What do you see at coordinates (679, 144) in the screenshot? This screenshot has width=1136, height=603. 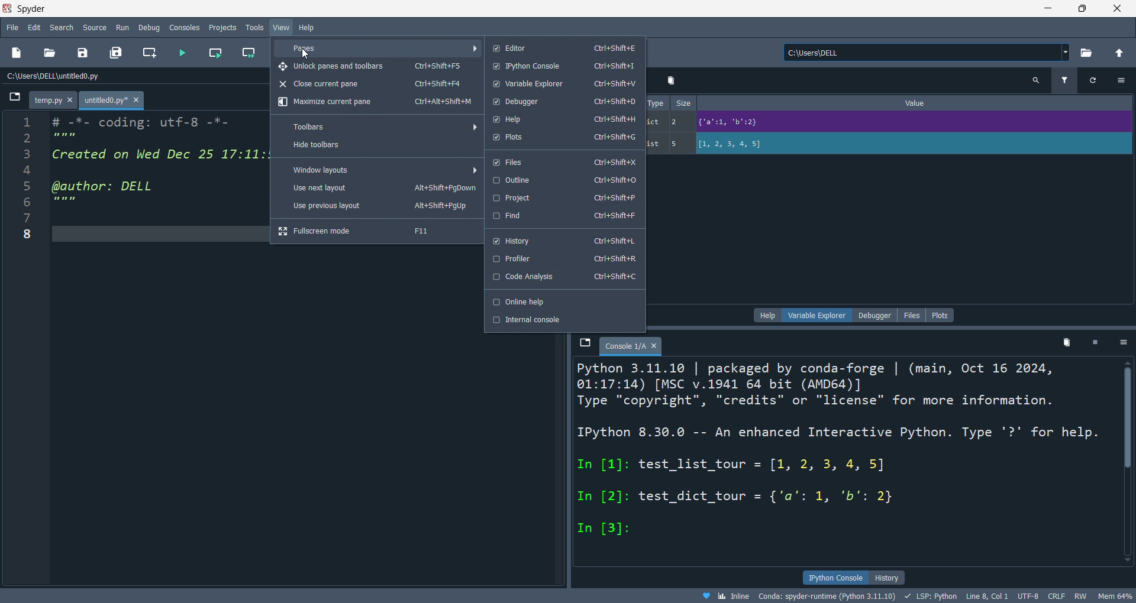 I see `5` at bounding box center [679, 144].